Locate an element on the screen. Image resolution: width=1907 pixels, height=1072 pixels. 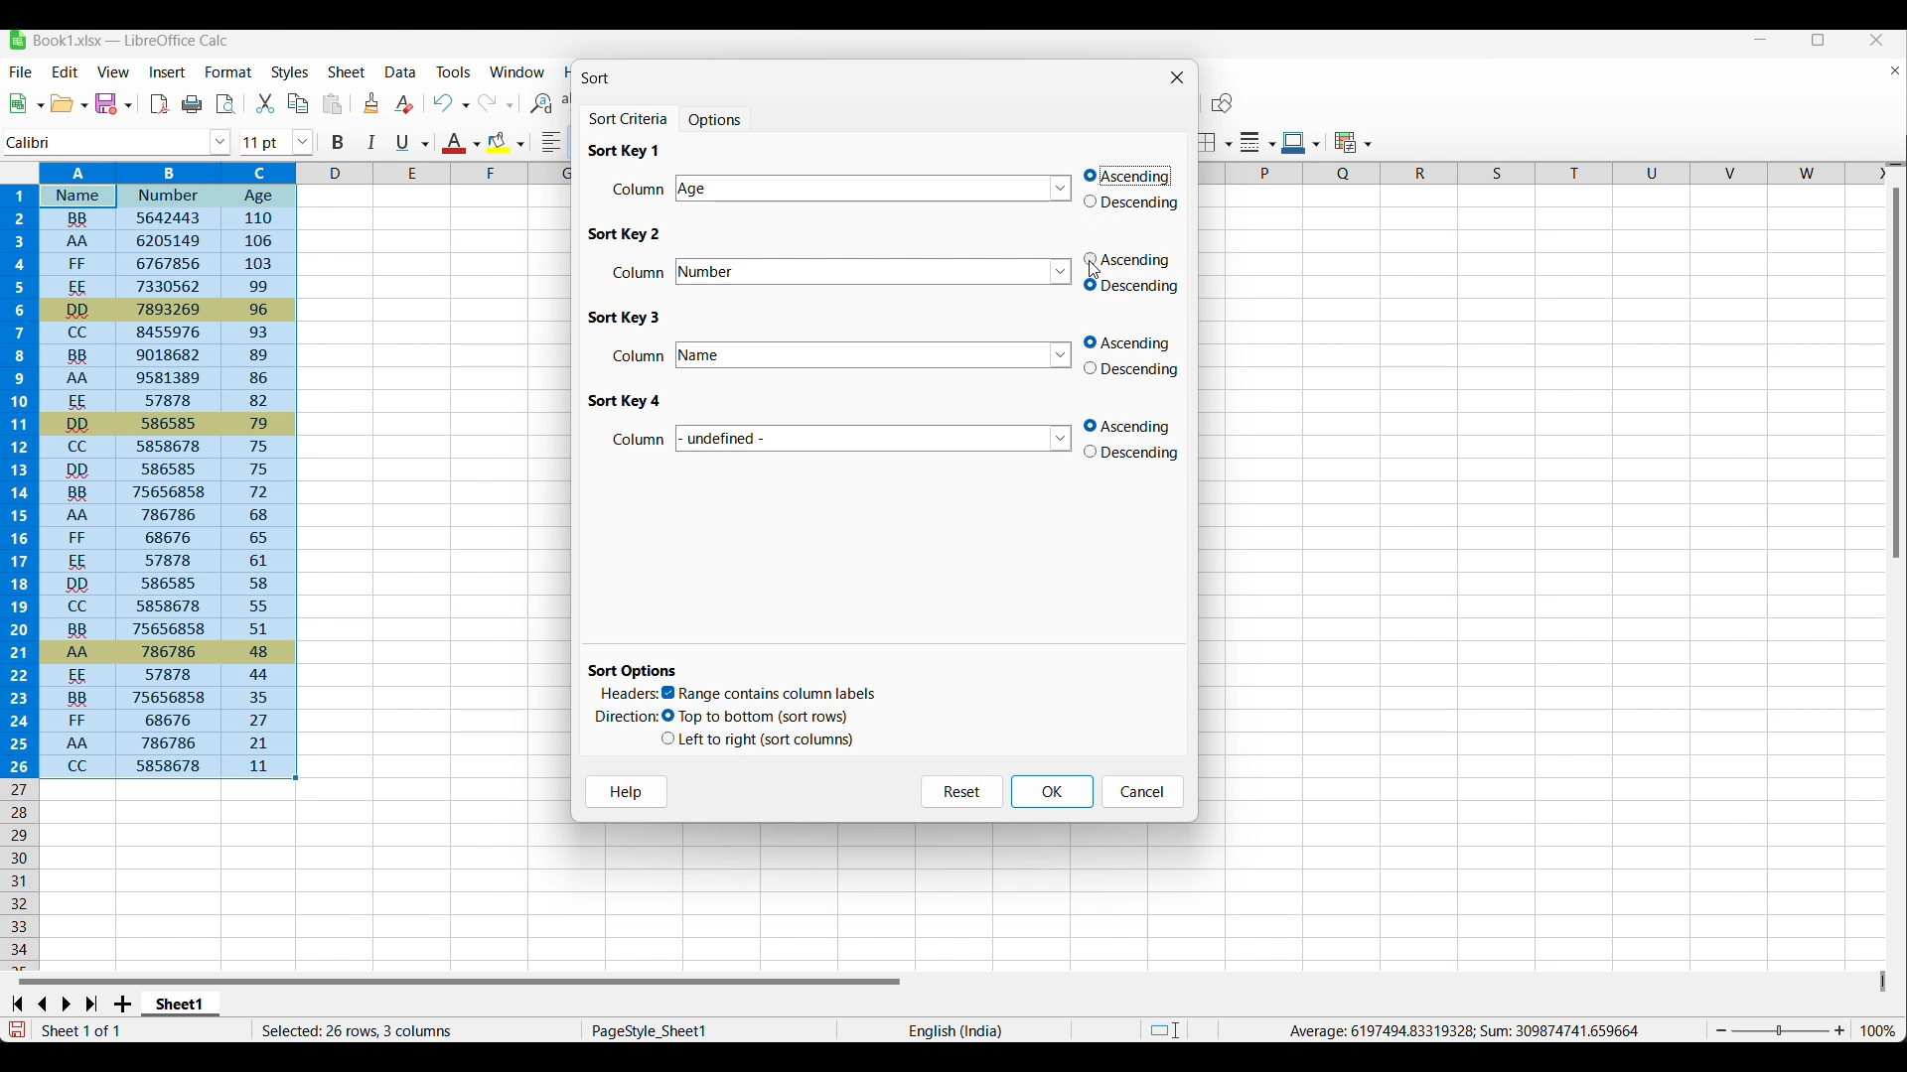
Project and software name is located at coordinates (131, 41).